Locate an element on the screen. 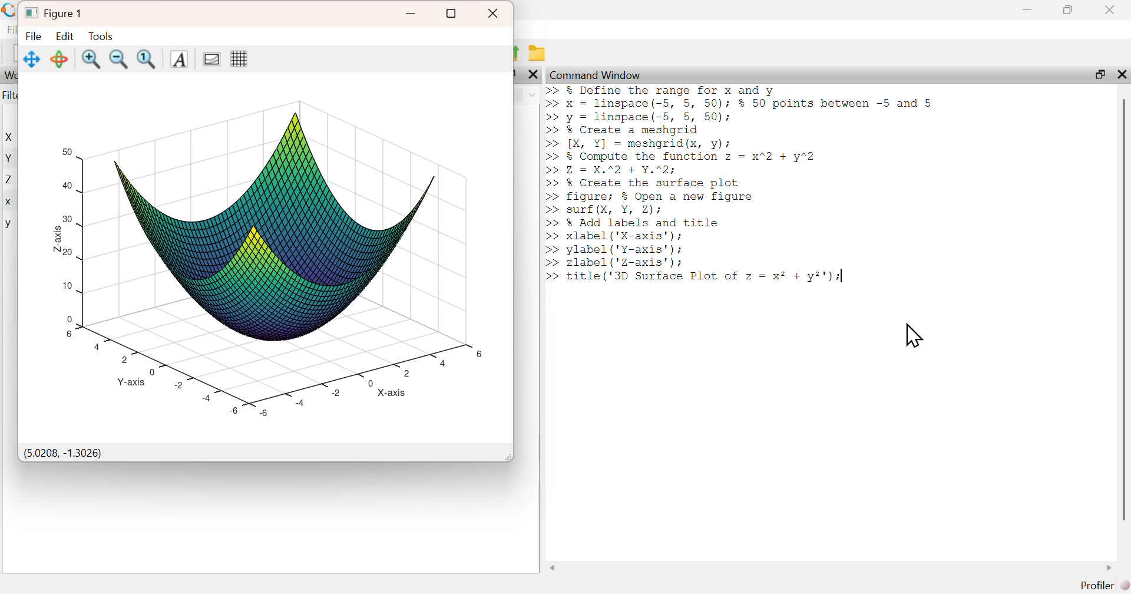  Y is located at coordinates (10, 158).